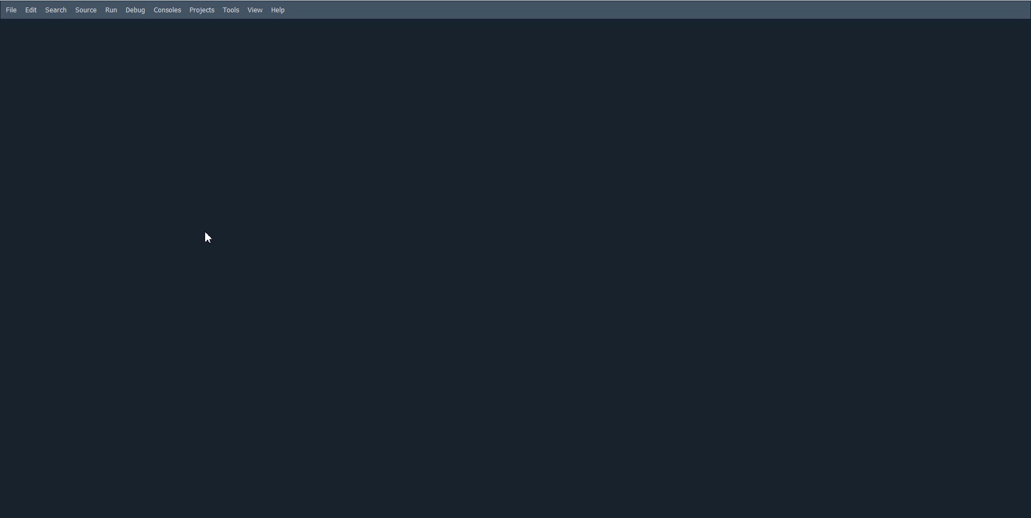 This screenshot has height=518, width=1031. Describe the element at coordinates (209, 238) in the screenshot. I see `Cursor` at that location.